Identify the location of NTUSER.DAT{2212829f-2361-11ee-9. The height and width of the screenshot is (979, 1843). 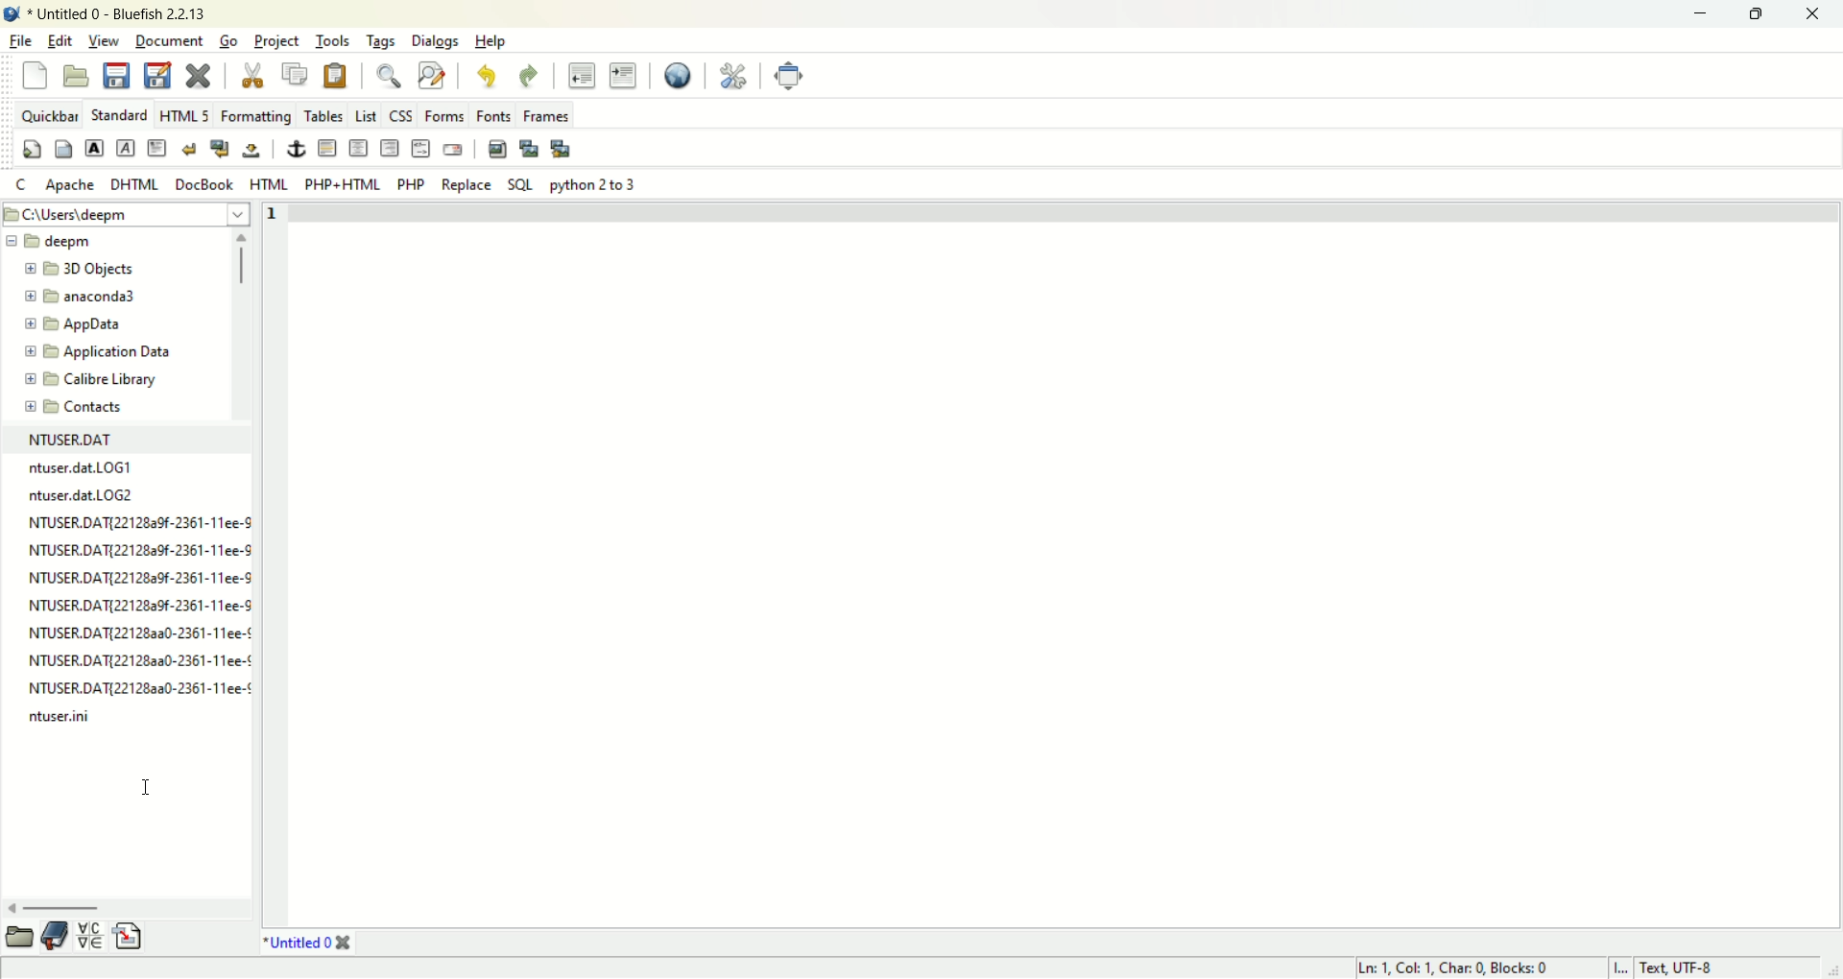
(141, 552).